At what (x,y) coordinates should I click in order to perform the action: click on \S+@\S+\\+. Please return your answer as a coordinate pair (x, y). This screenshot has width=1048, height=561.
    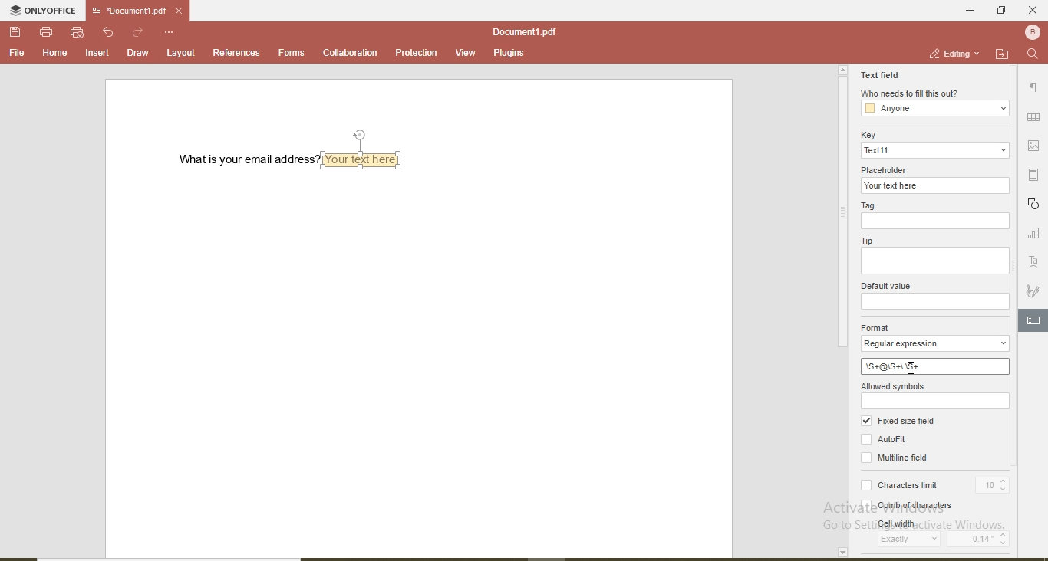
    Looking at the image, I should click on (928, 366).